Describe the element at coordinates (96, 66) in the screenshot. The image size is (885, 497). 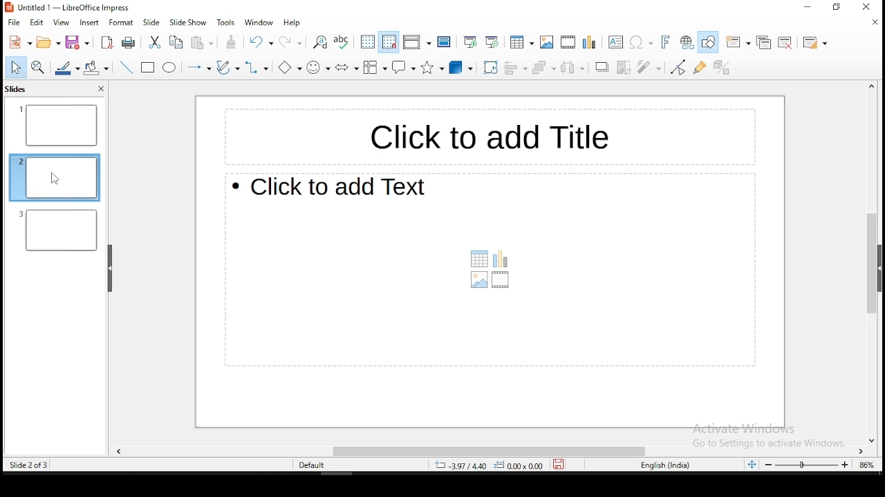
I see `paint bucket tool` at that location.